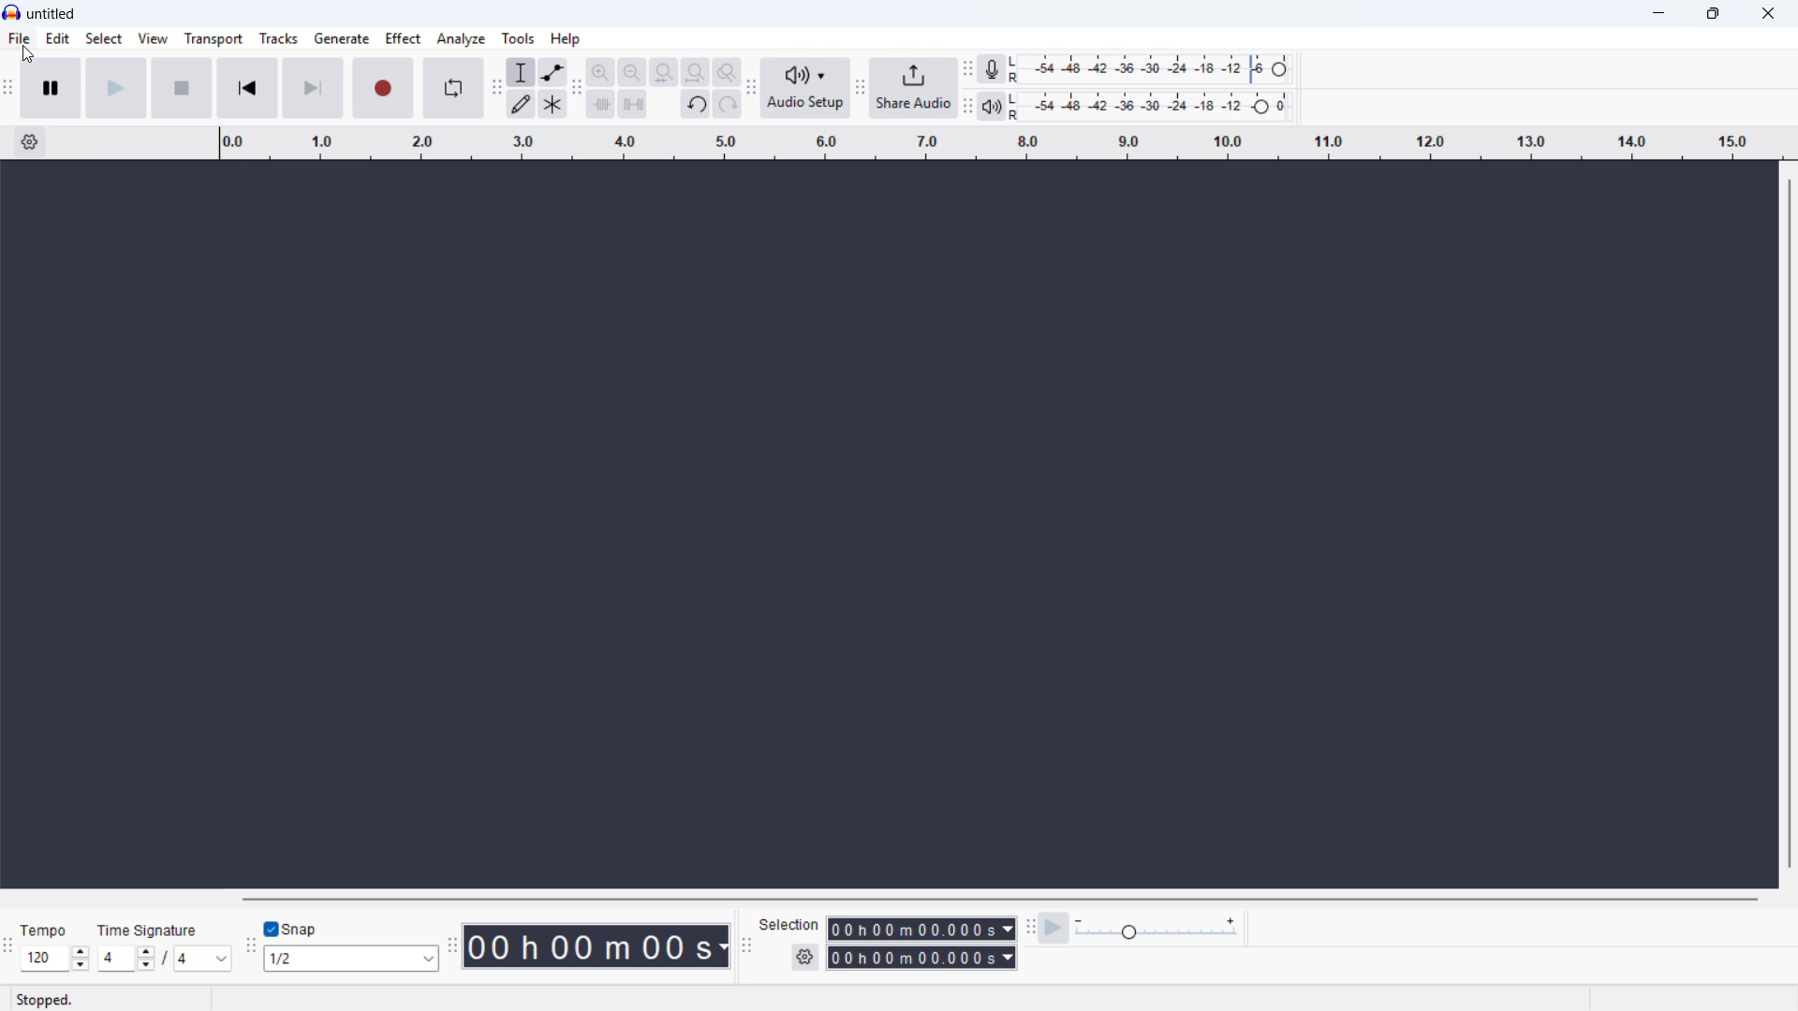 Image resolution: width=1798 pixels, height=1011 pixels. What do you see at coordinates (790, 925) in the screenshot?
I see `Selection` at bounding box center [790, 925].